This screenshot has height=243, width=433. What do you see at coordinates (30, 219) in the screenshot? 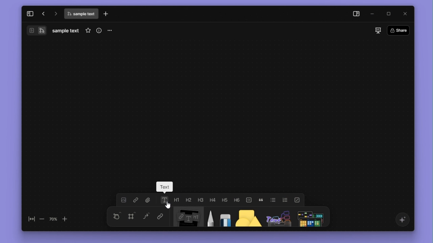
I see `fit to screen` at bounding box center [30, 219].